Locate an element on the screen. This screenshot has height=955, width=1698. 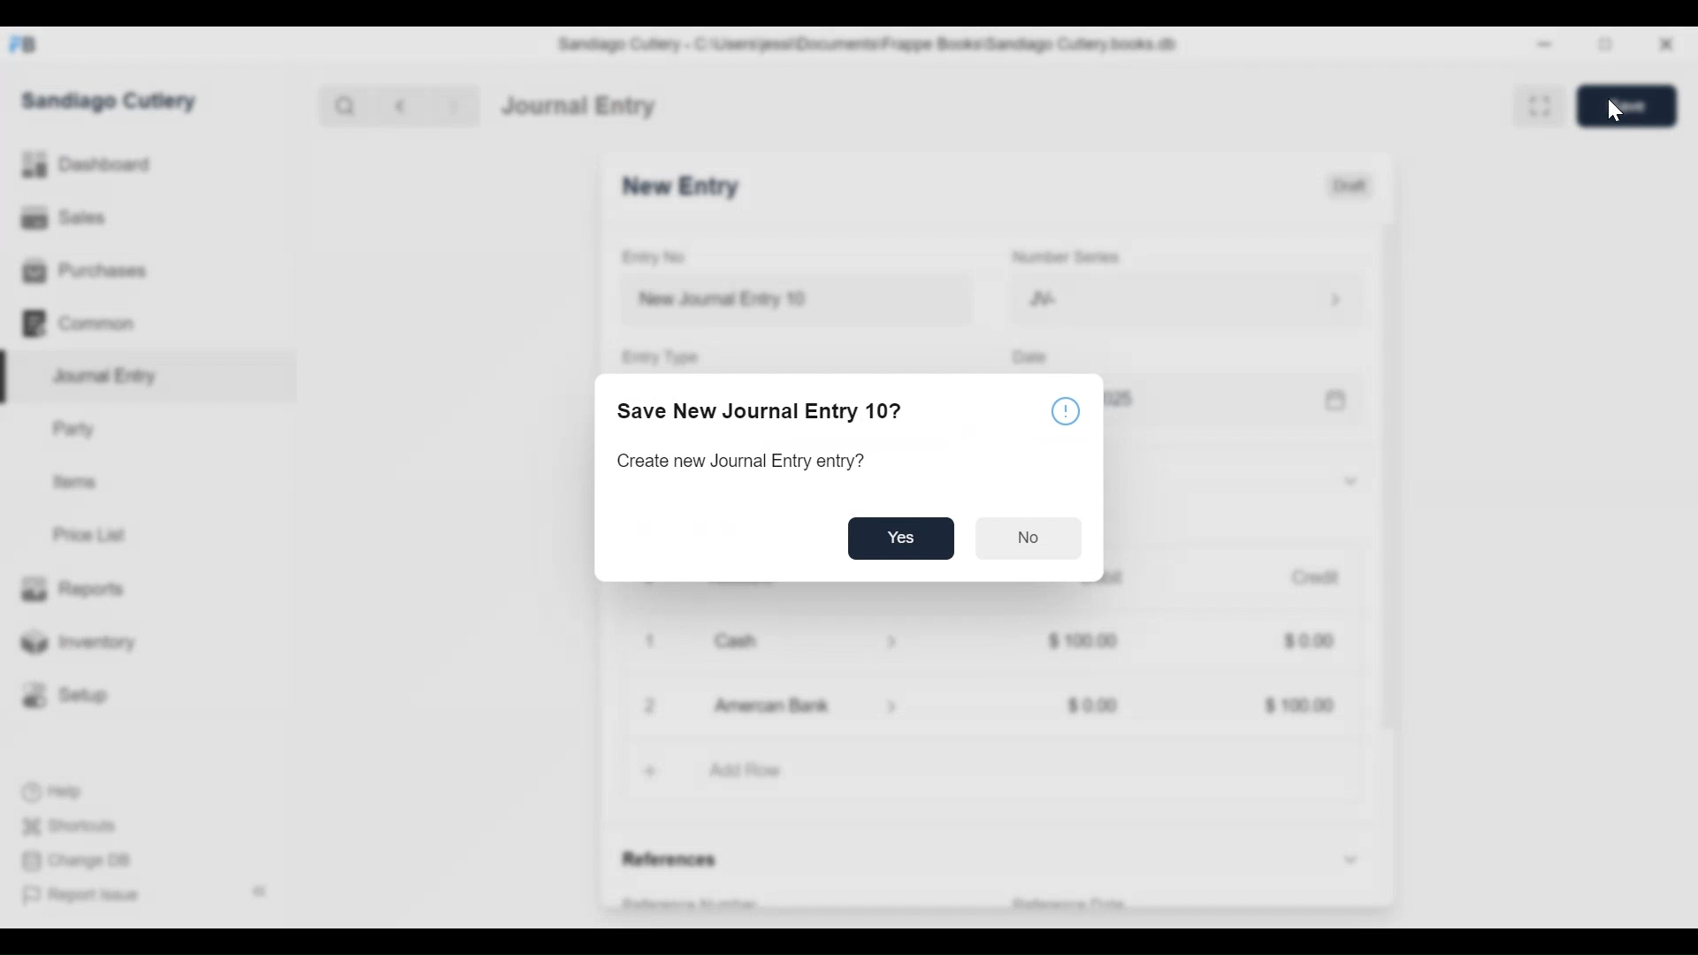
Save New Journal Entry 10? is located at coordinates (760, 410).